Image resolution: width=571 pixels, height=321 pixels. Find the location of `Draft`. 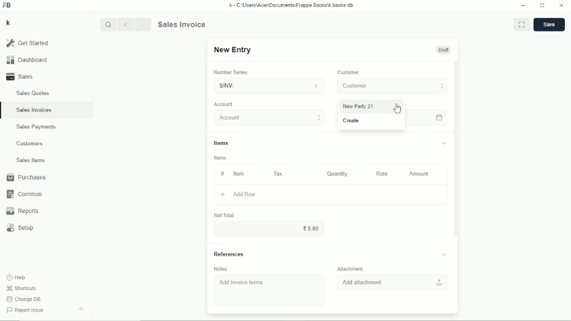

Draft is located at coordinates (443, 50).